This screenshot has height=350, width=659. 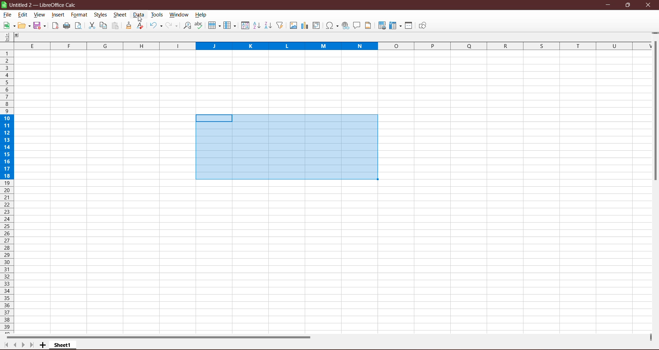 I want to click on Format, so click(x=79, y=15).